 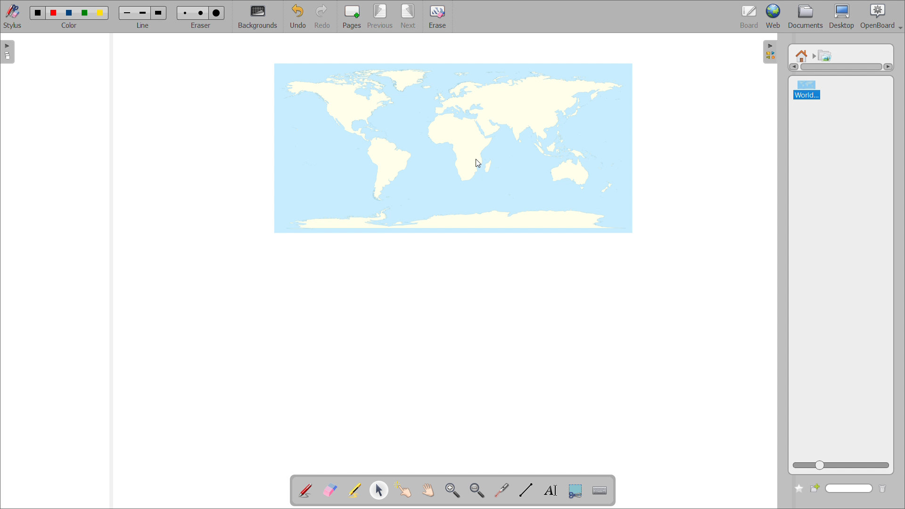 I want to click on board, so click(x=749, y=16).